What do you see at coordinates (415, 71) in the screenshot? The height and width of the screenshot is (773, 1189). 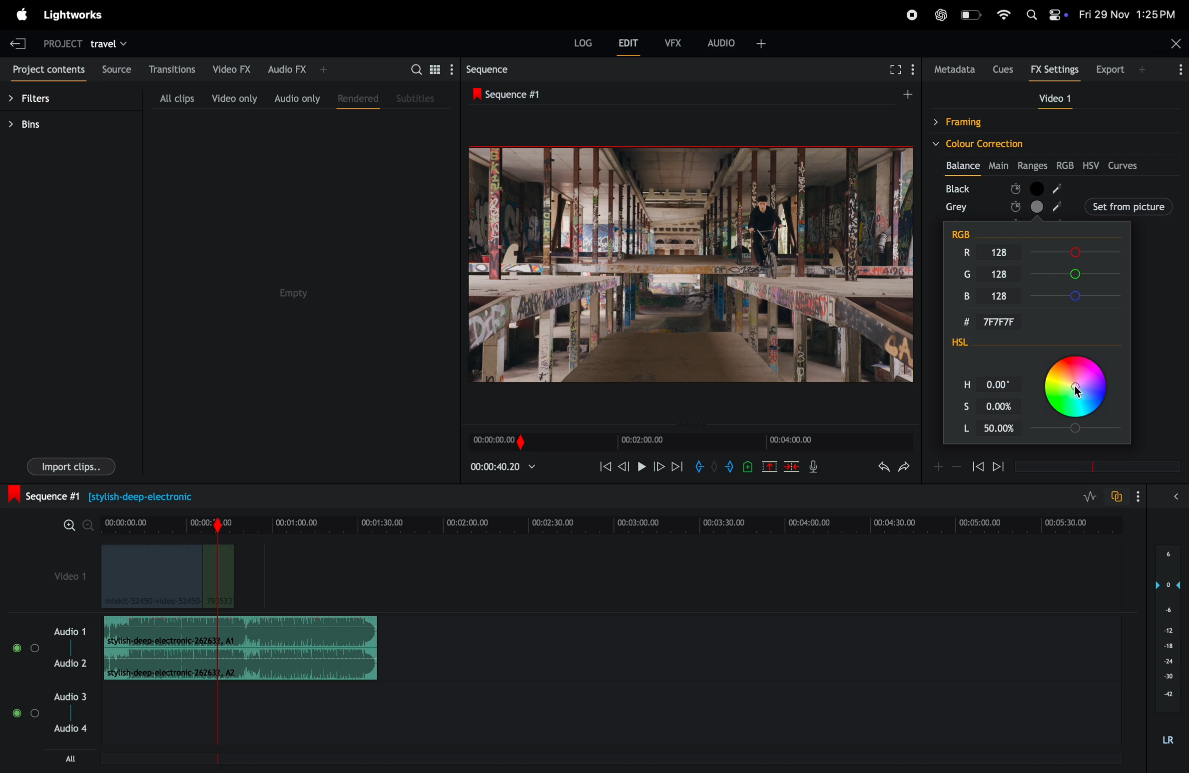 I see `search bar` at bounding box center [415, 71].